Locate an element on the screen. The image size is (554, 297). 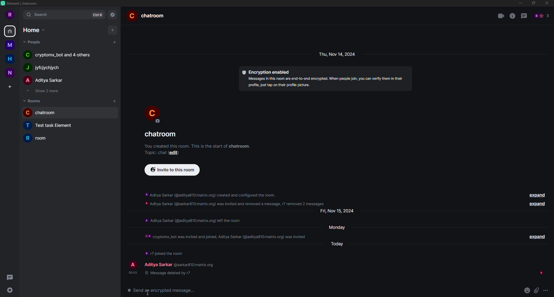
people is located at coordinates (158, 264).